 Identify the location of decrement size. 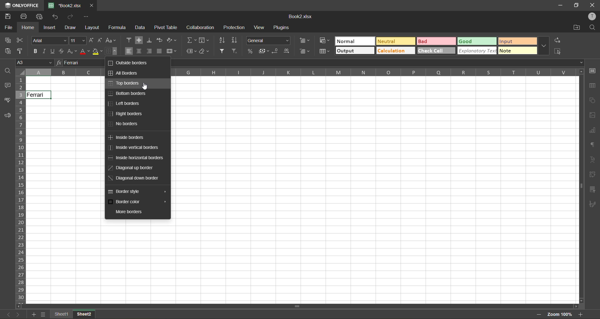
(102, 40).